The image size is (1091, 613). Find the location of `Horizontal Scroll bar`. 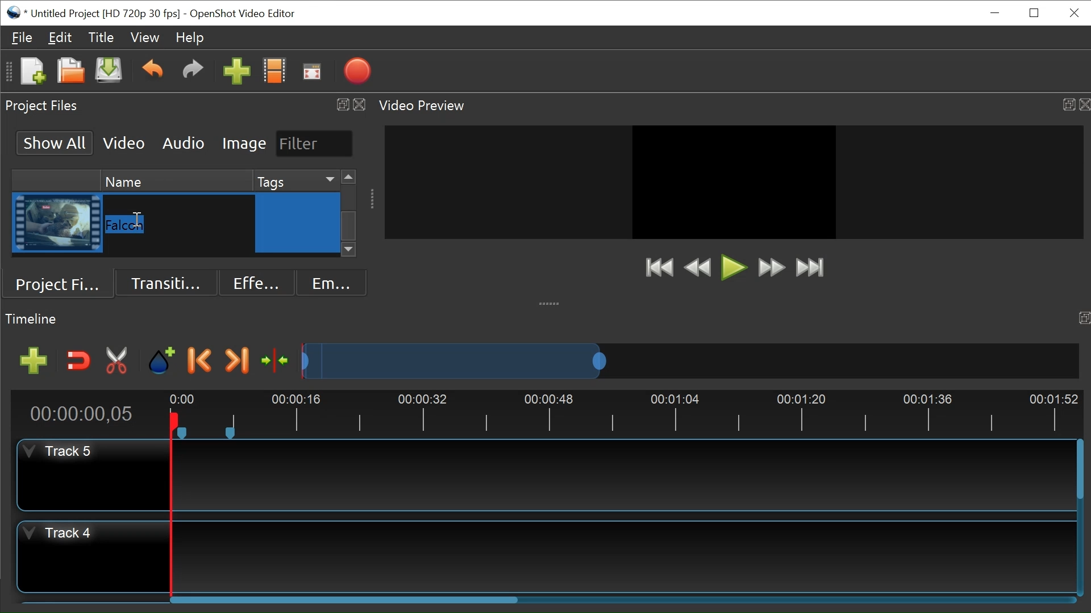

Horizontal Scroll bar is located at coordinates (346, 602).